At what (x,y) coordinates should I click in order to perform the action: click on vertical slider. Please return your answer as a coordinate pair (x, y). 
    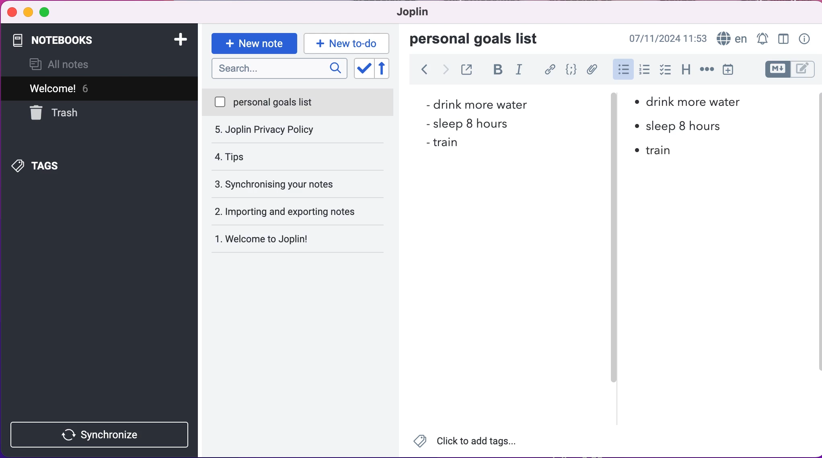
    Looking at the image, I should click on (613, 121).